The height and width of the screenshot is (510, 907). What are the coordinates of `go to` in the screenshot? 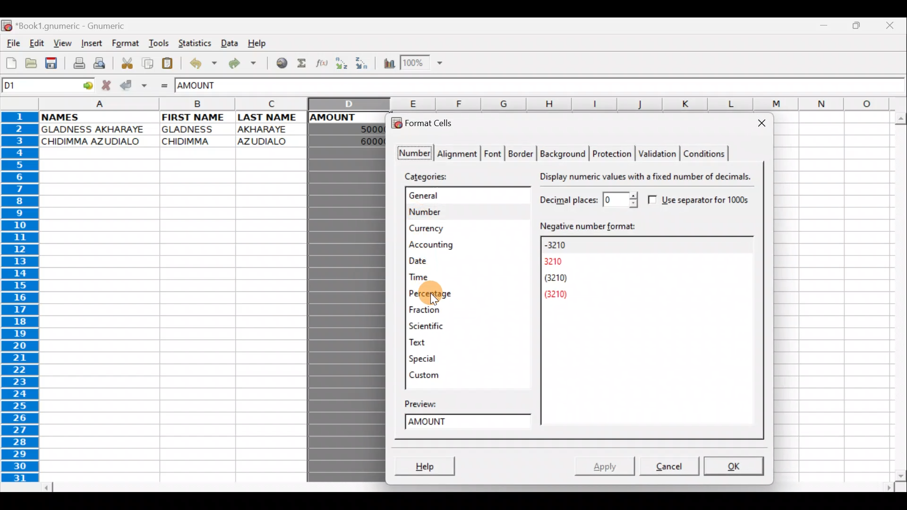 It's located at (90, 86).